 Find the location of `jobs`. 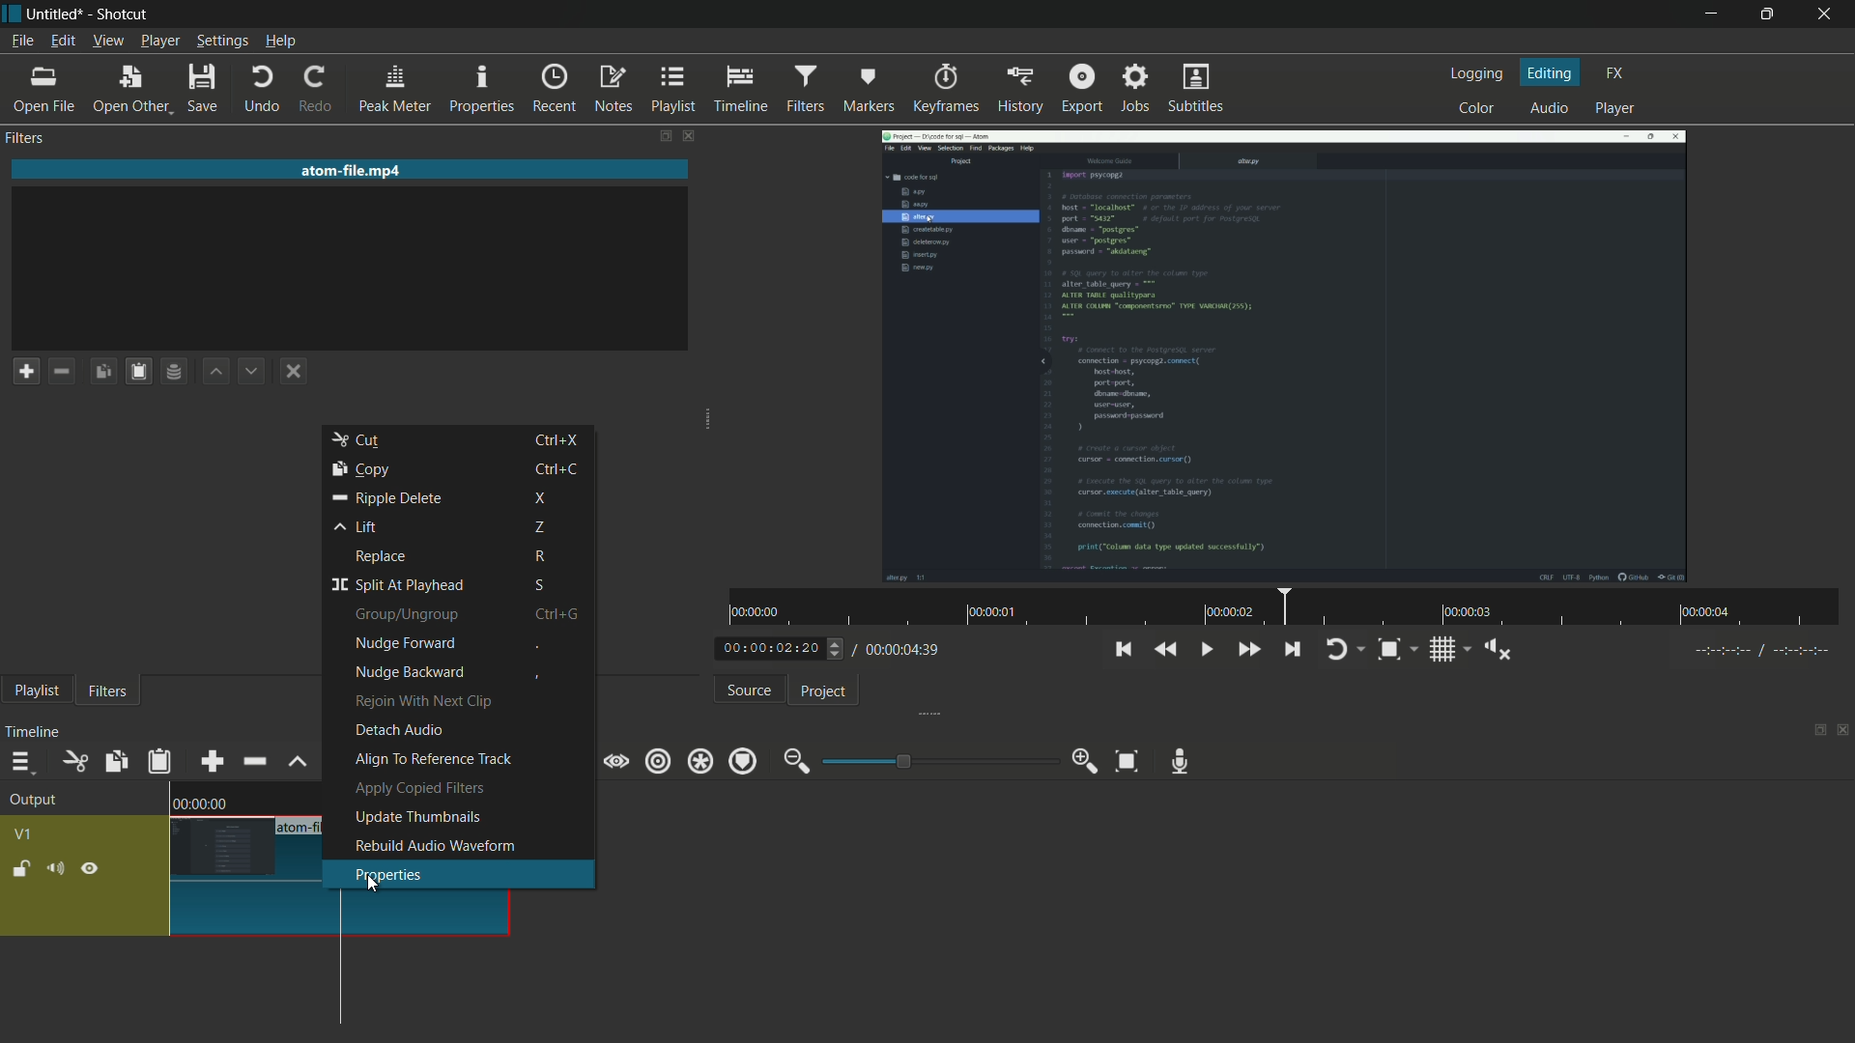

jobs is located at coordinates (1135, 88).